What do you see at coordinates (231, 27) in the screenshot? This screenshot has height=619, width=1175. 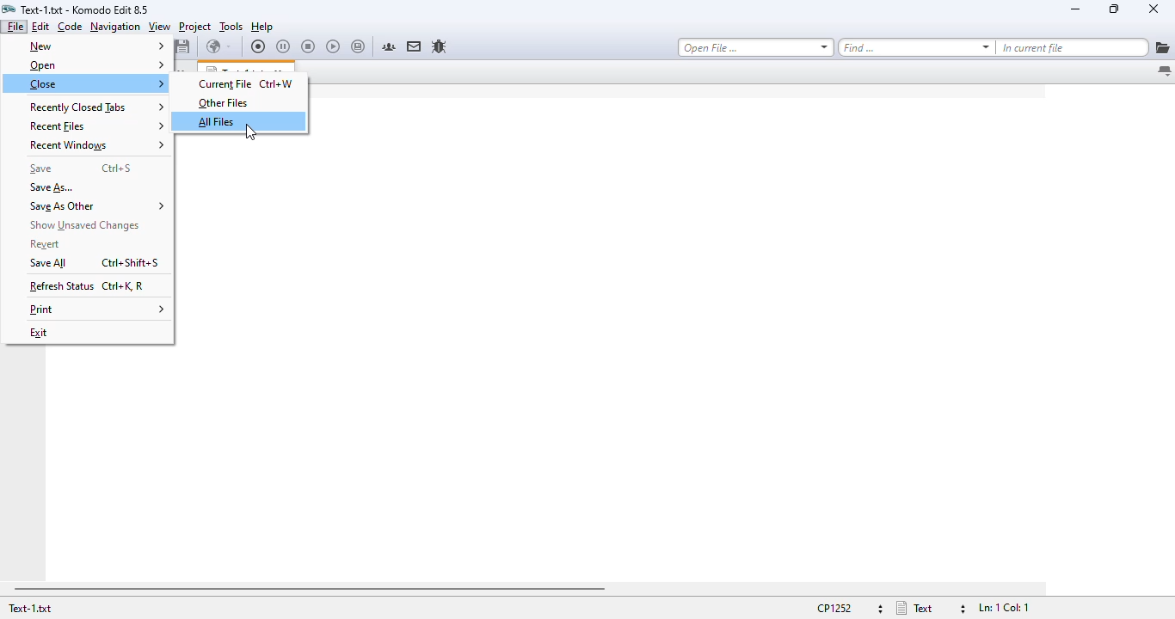 I see `tools` at bounding box center [231, 27].